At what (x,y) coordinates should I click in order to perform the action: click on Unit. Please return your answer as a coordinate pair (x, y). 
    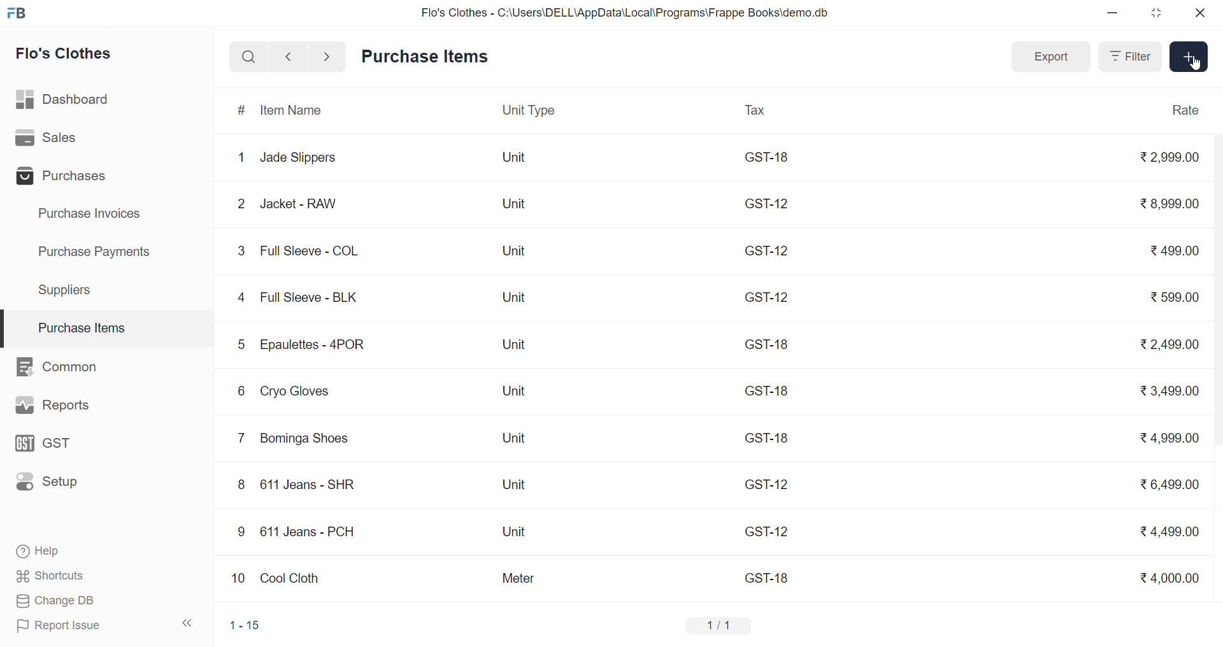
    Looking at the image, I should click on (515, 394).